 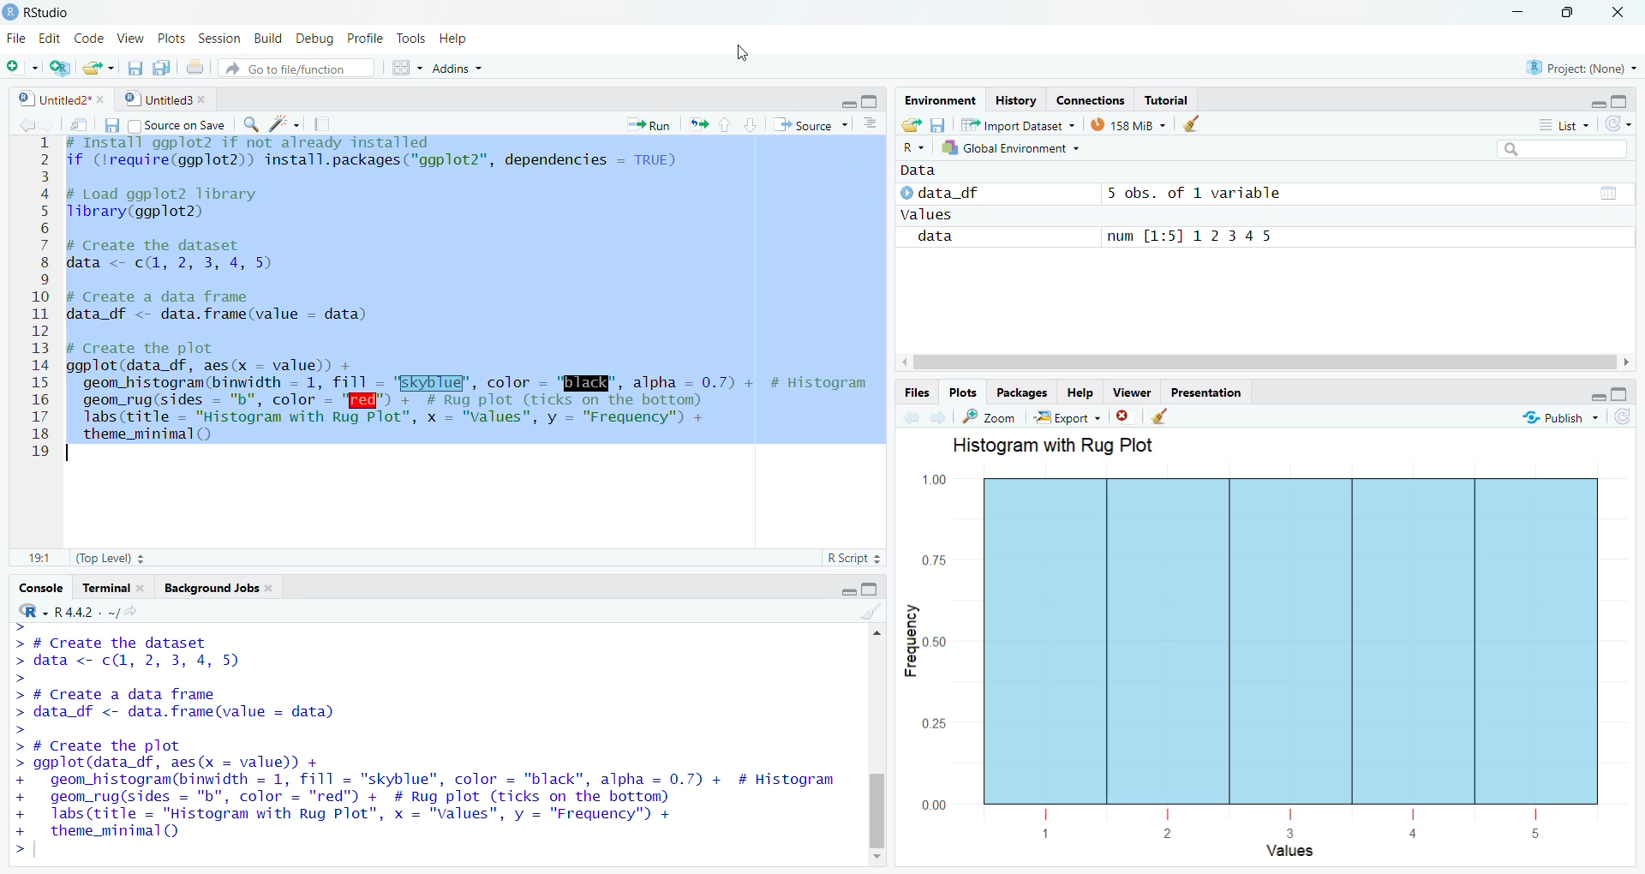 What do you see at coordinates (15, 35) in the screenshot?
I see `File` at bounding box center [15, 35].